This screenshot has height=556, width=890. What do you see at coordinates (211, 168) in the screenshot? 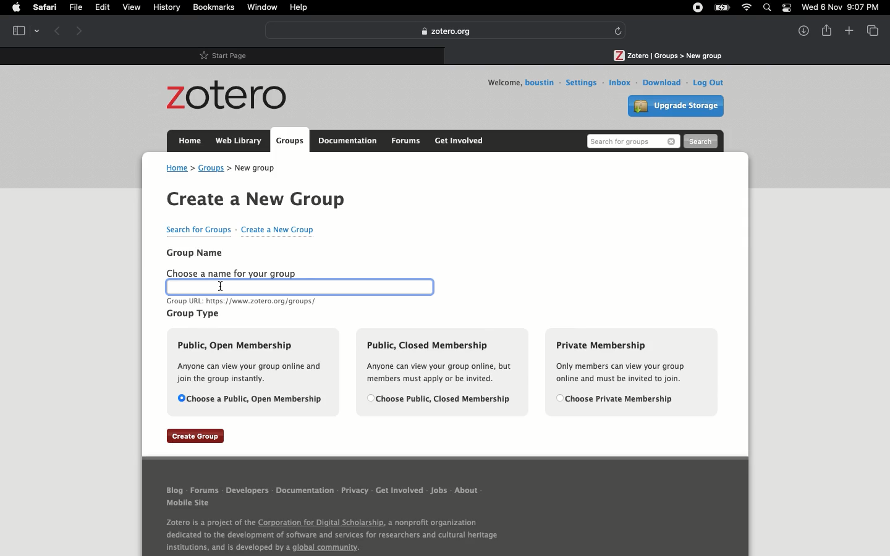
I see `Groups` at bounding box center [211, 168].